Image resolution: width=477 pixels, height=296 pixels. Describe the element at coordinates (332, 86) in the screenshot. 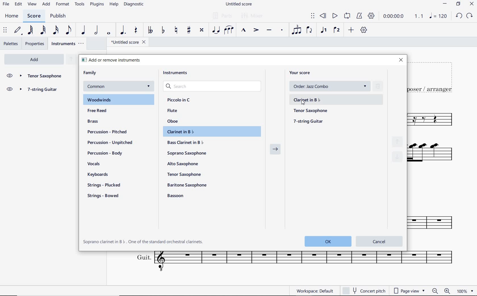

I see `order: Jazz Combo` at that location.